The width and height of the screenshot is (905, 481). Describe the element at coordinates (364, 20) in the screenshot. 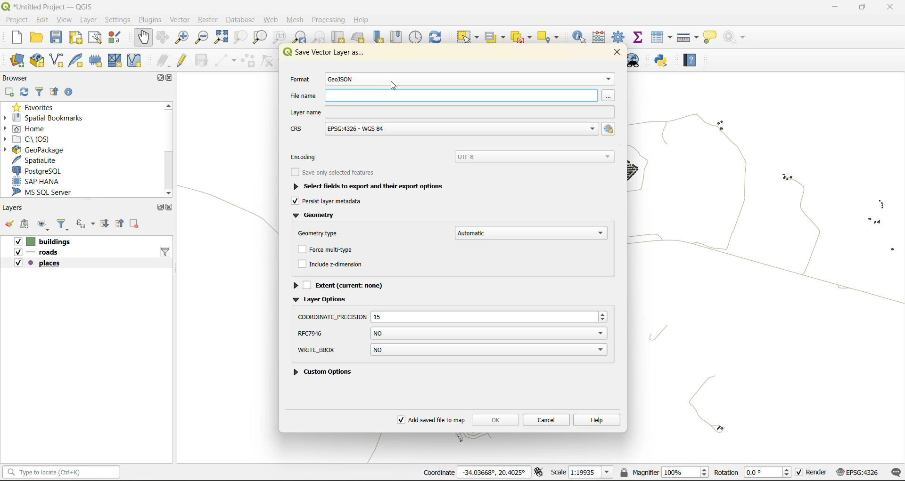

I see `help` at that location.